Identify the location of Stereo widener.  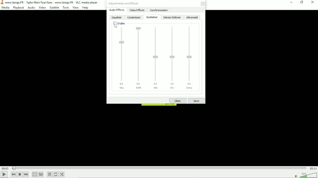
(172, 17).